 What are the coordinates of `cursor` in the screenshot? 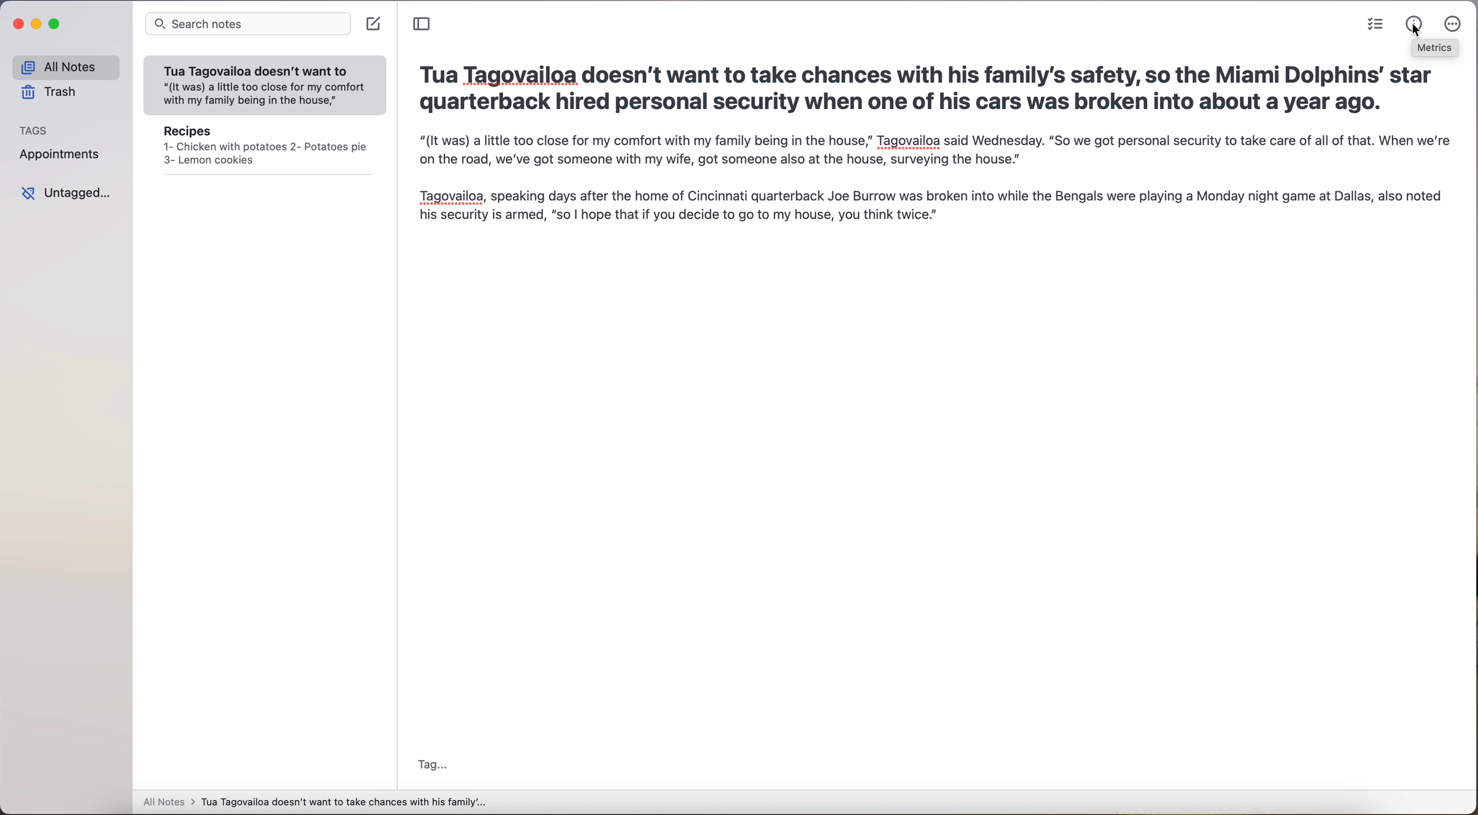 It's located at (1416, 33).